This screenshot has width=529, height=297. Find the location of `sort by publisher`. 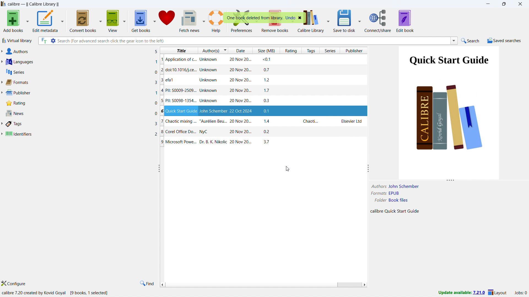

sort by publisher is located at coordinates (355, 51).